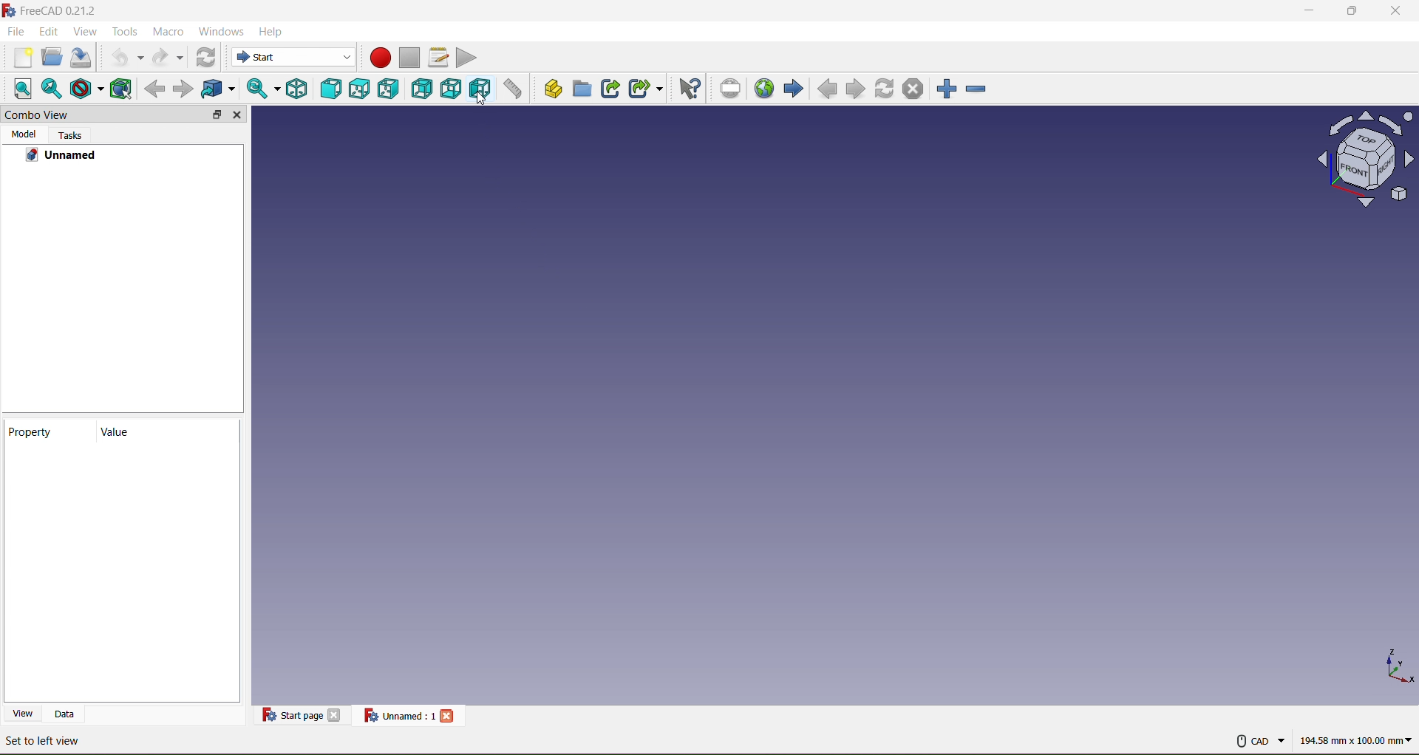 Image resolution: width=1419 pixels, height=755 pixels. I want to click on Open Document, so click(52, 58).